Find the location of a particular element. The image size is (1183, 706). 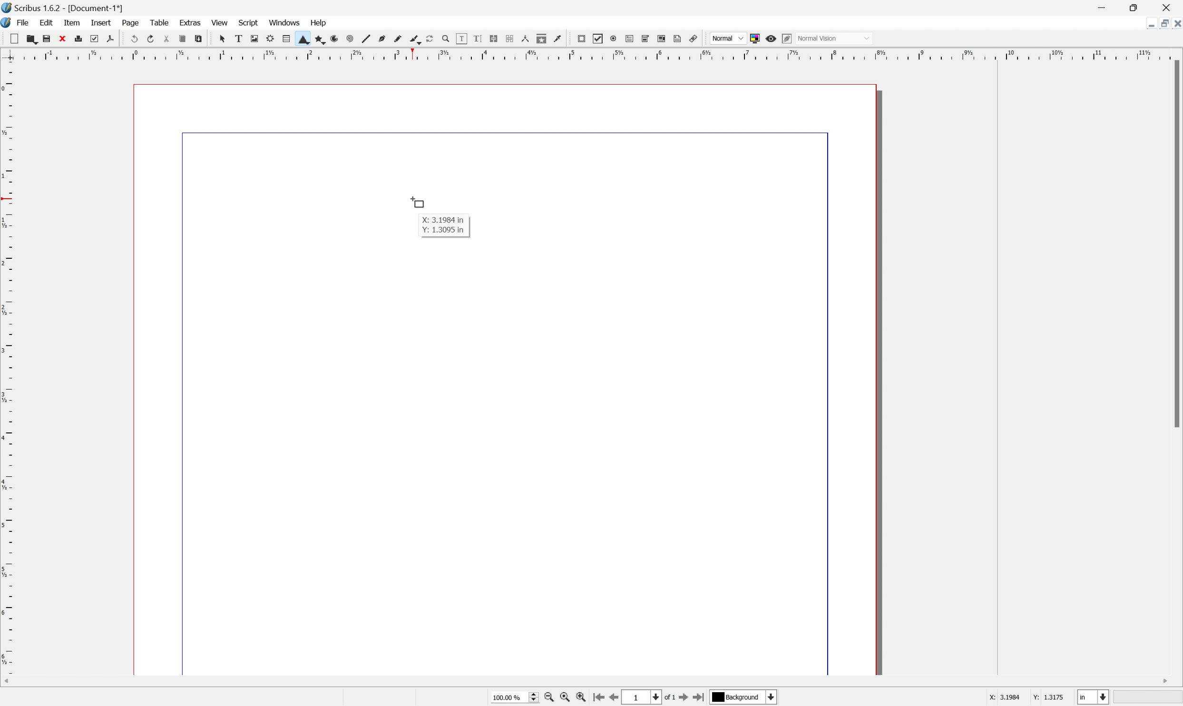

Go to first page is located at coordinates (598, 697).